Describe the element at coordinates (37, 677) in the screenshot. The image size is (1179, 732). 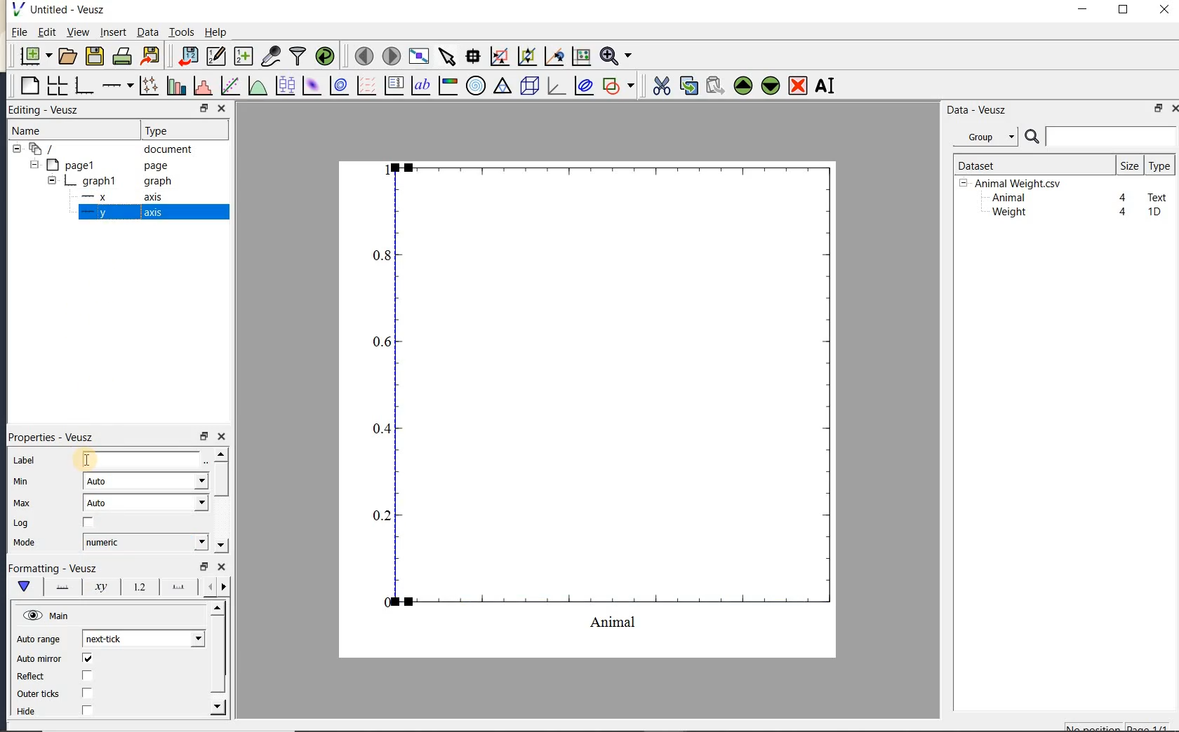
I see `Reflect` at that location.